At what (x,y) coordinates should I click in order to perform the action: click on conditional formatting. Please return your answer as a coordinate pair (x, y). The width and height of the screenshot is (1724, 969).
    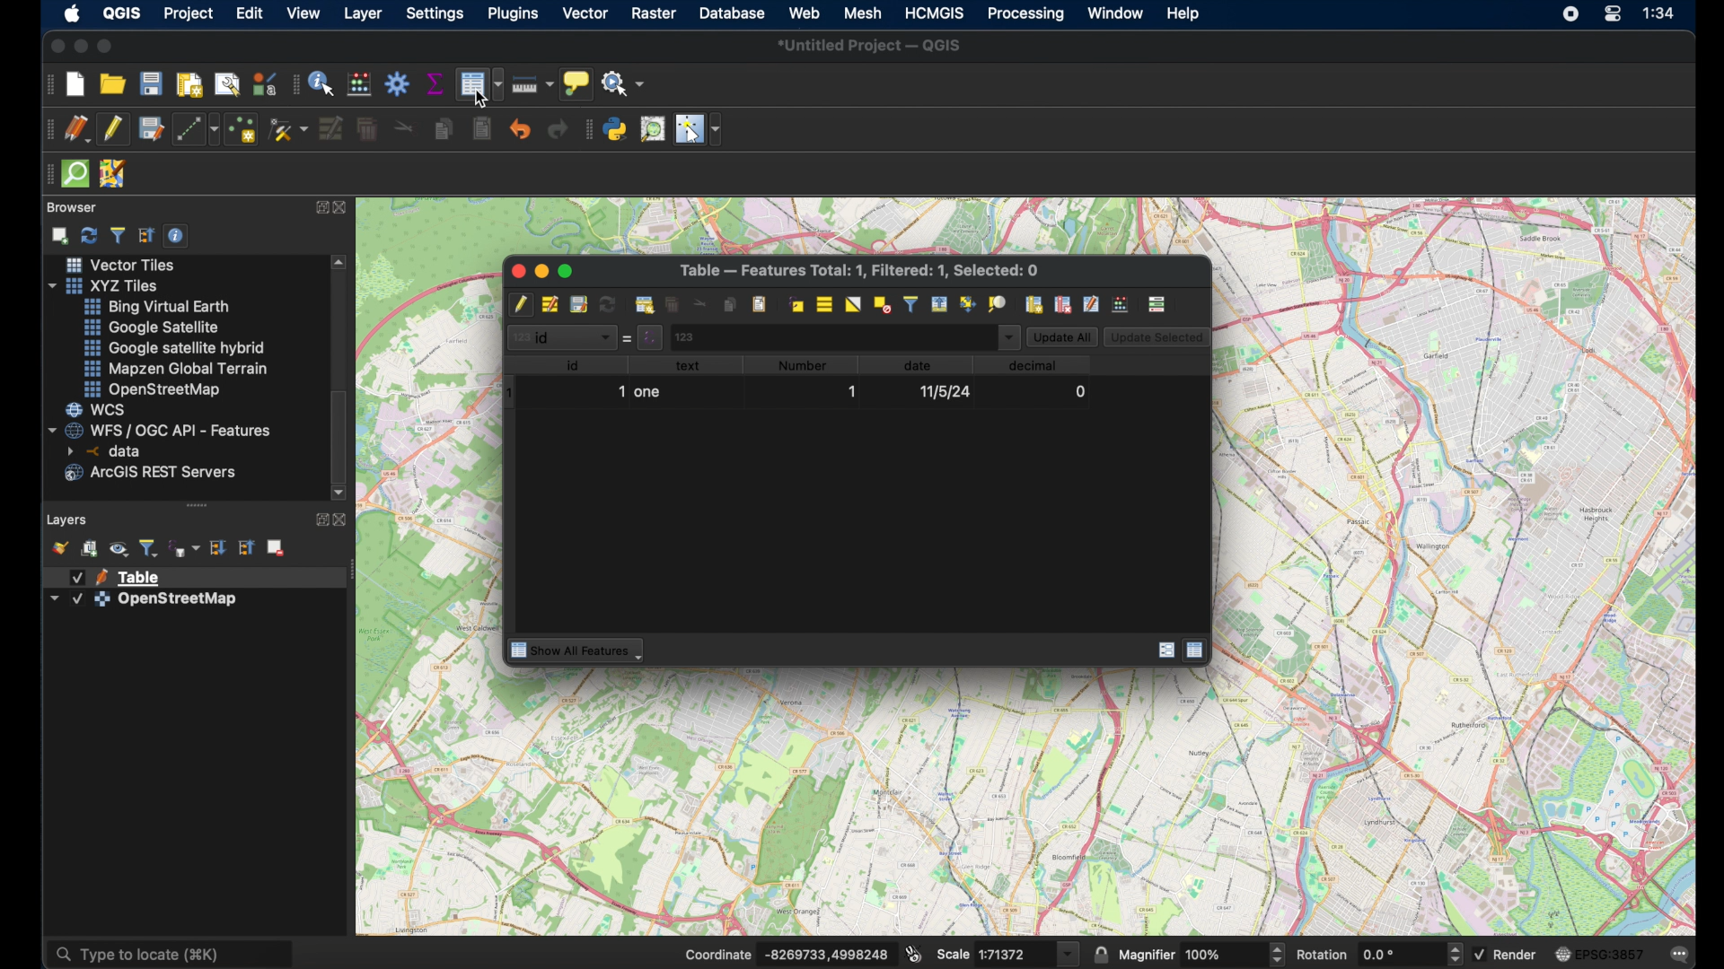
    Looking at the image, I should click on (1160, 303).